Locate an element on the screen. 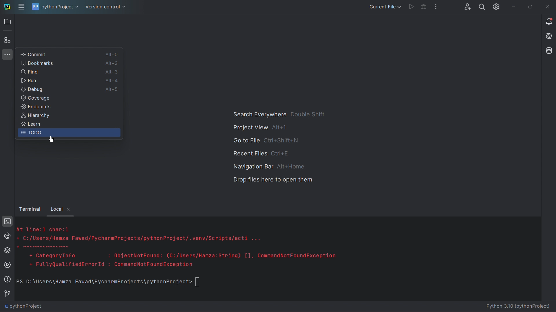 Image resolution: width=556 pixels, height=312 pixels. Version Control is located at coordinates (107, 7).